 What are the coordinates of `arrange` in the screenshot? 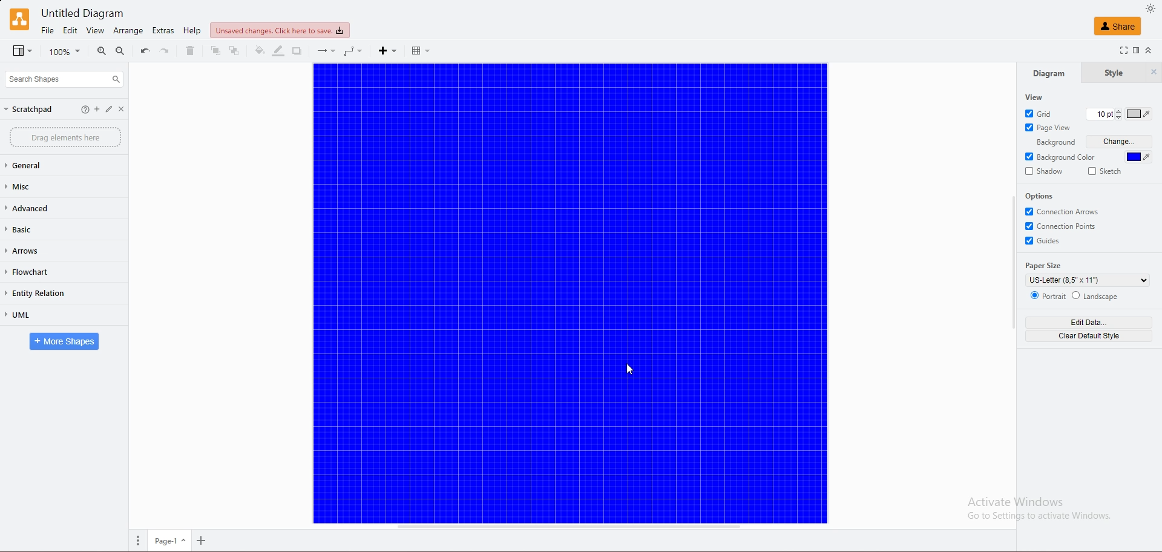 It's located at (129, 31).